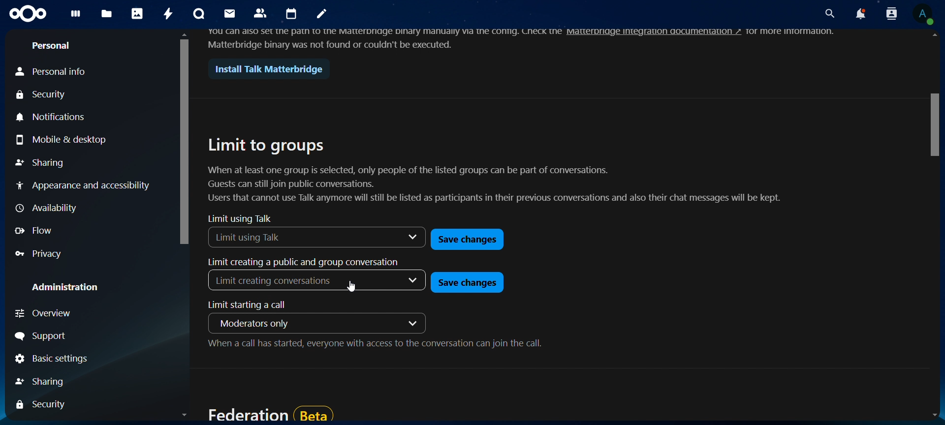  Describe the element at coordinates (492, 186) in the screenshot. I see `When at least one group is selected, only people of the listed groups can be part of conversations.
Guests can still join public conversations.
Users that cannot use Talk anymore will still be listed as participants in their previous conversations and also their chat messages will be kept.` at that location.